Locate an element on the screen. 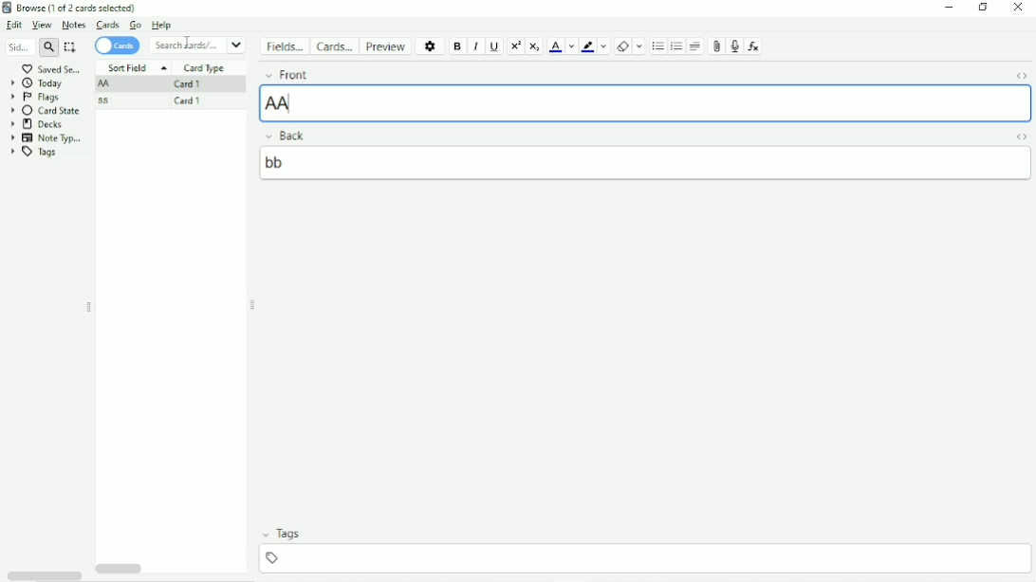 The width and height of the screenshot is (1036, 582). Attach picture/audio/video is located at coordinates (716, 45).